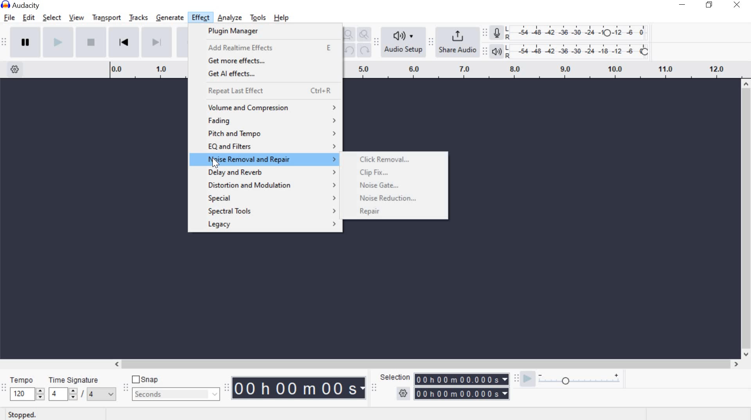 This screenshot has height=420, width=751. What do you see at coordinates (738, 5) in the screenshot?
I see `close` at bounding box center [738, 5].